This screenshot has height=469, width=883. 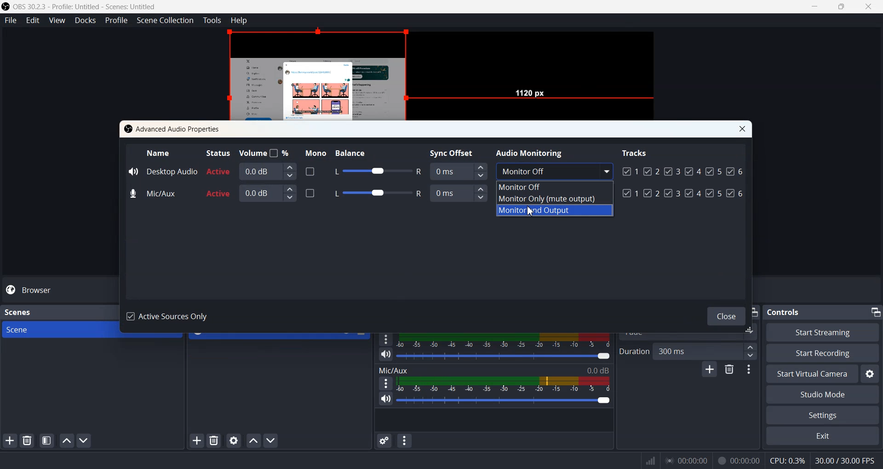 What do you see at coordinates (253, 440) in the screenshot?
I see `Move sources up` at bounding box center [253, 440].